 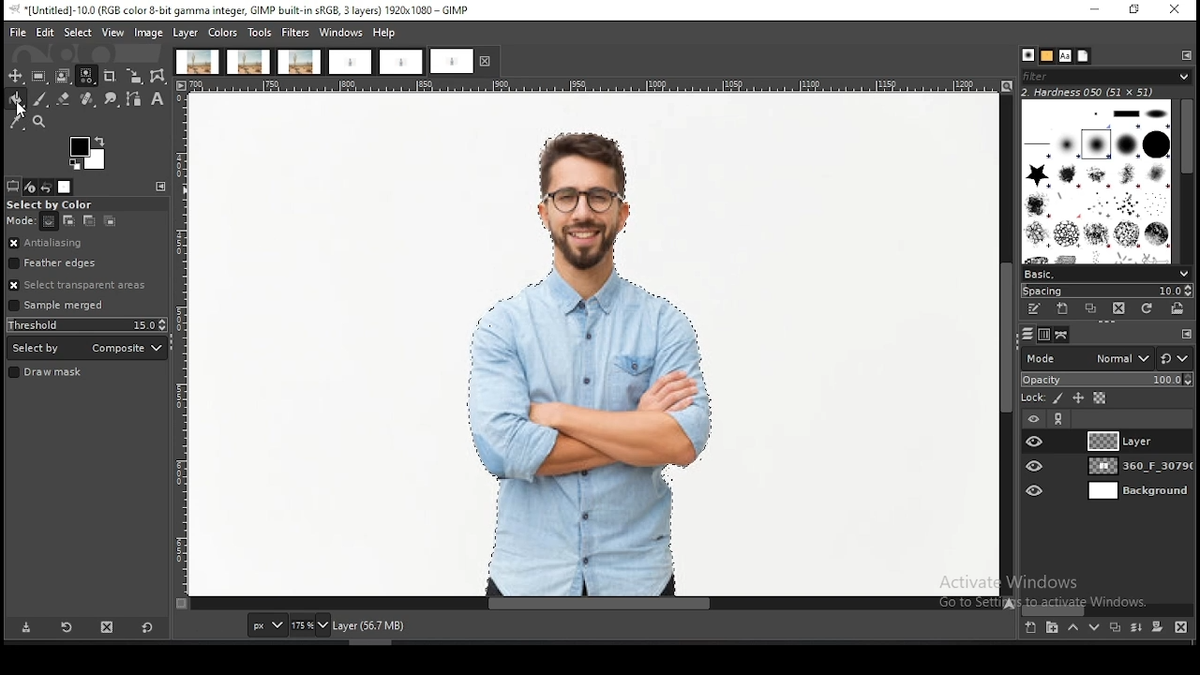 I want to click on replace the current selection, so click(x=51, y=222).